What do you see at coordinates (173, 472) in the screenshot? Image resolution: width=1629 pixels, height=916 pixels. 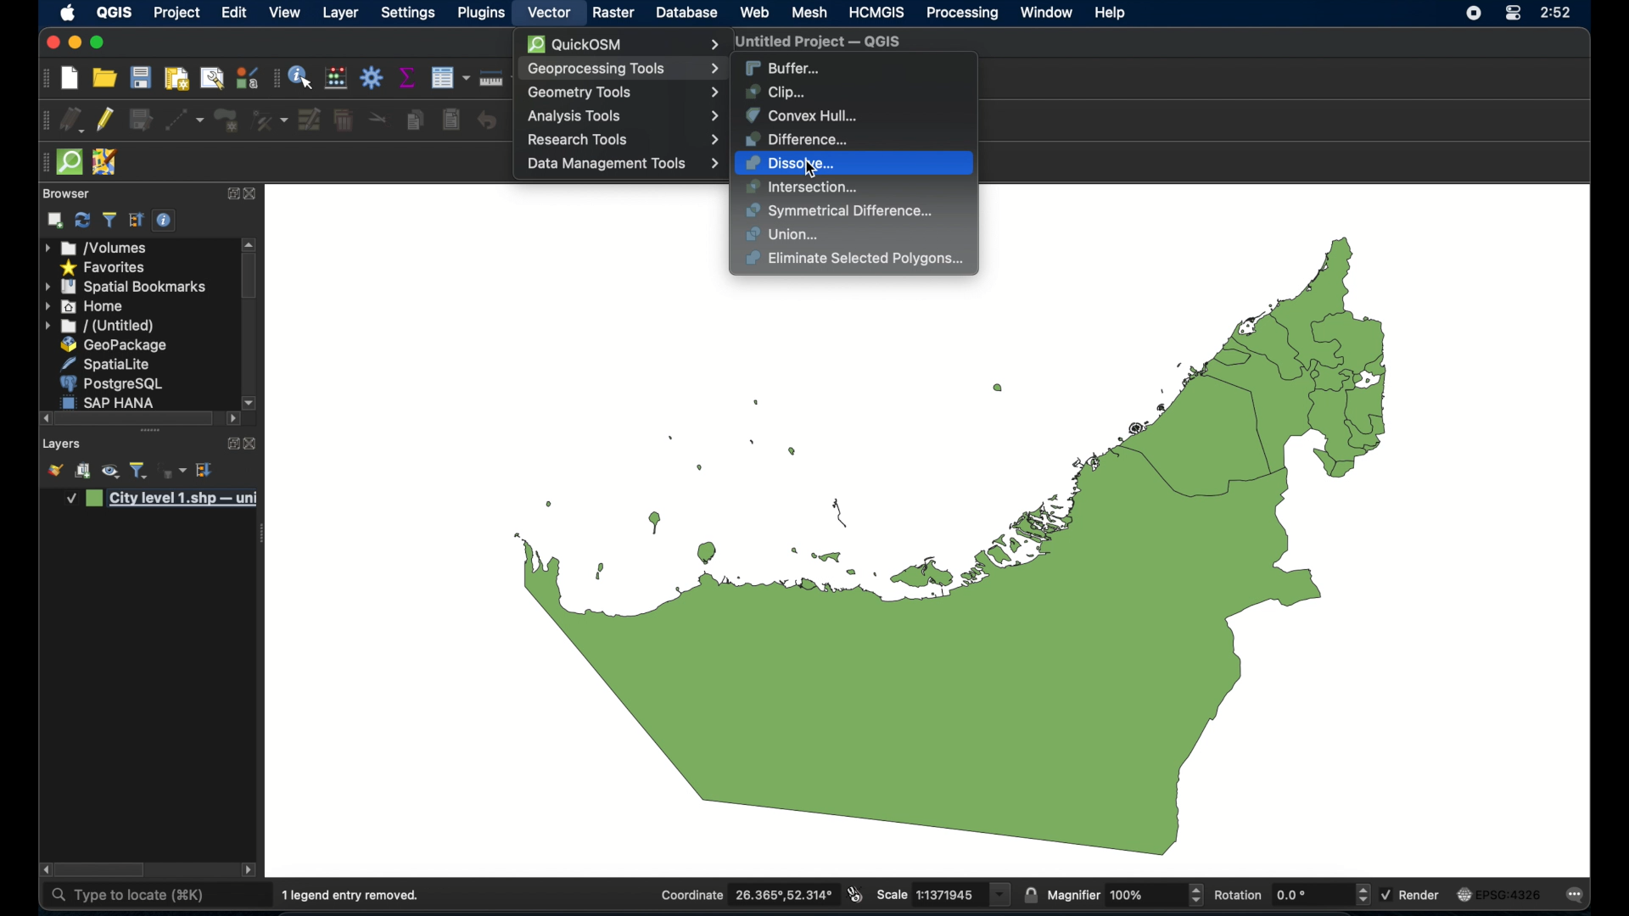 I see `fileter legend by expression` at bounding box center [173, 472].